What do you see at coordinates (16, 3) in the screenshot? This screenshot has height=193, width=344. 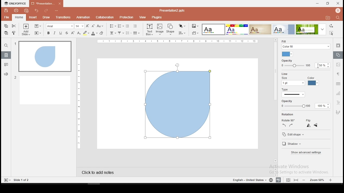 I see `icon` at bounding box center [16, 3].